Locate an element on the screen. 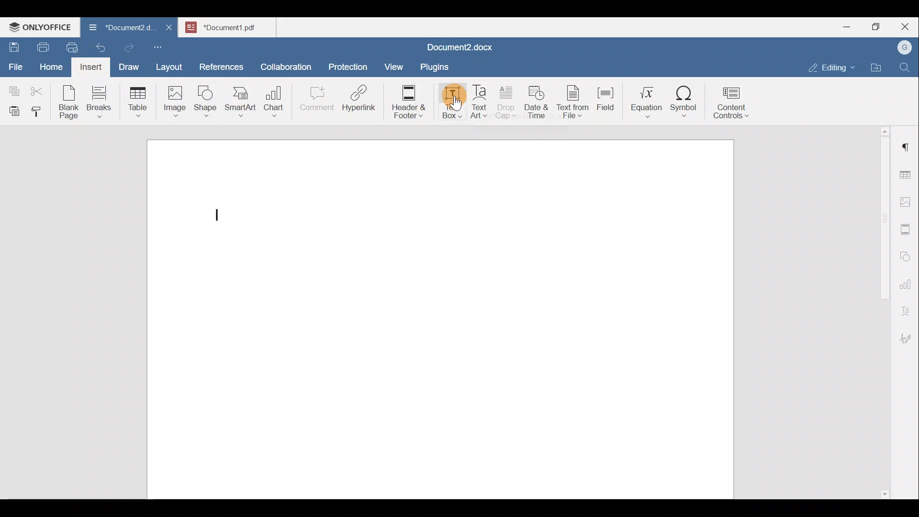  Undo is located at coordinates (99, 46).